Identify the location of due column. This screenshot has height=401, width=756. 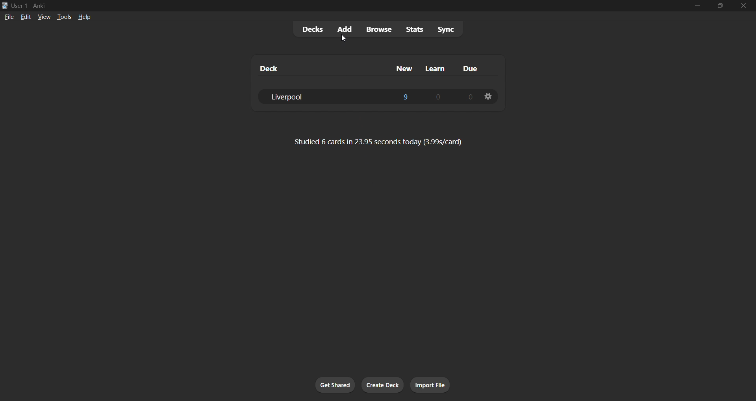
(473, 67).